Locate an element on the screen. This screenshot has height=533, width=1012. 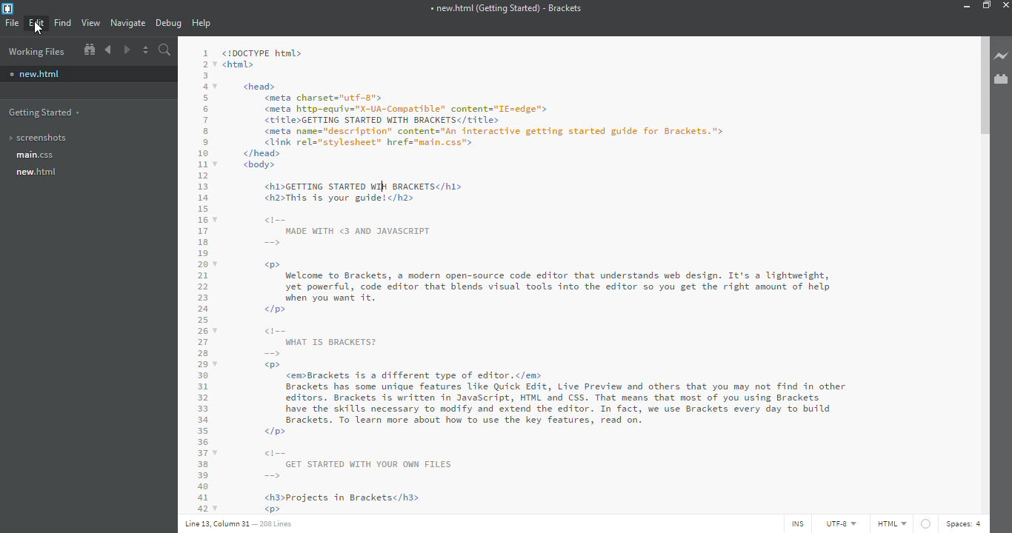
html is located at coordinates (891, 523).